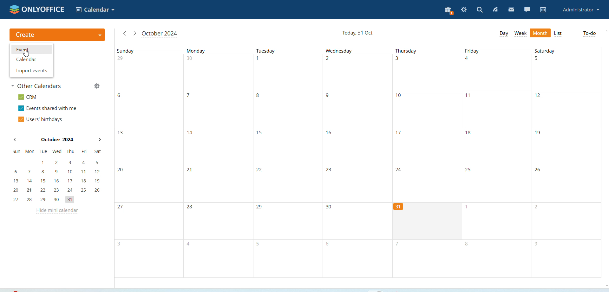 This screenshot has width=609, height=292. What do you see at coordinates (589, 34) in the screenshot?
I see `to-do` at bounding box center [589, 34].